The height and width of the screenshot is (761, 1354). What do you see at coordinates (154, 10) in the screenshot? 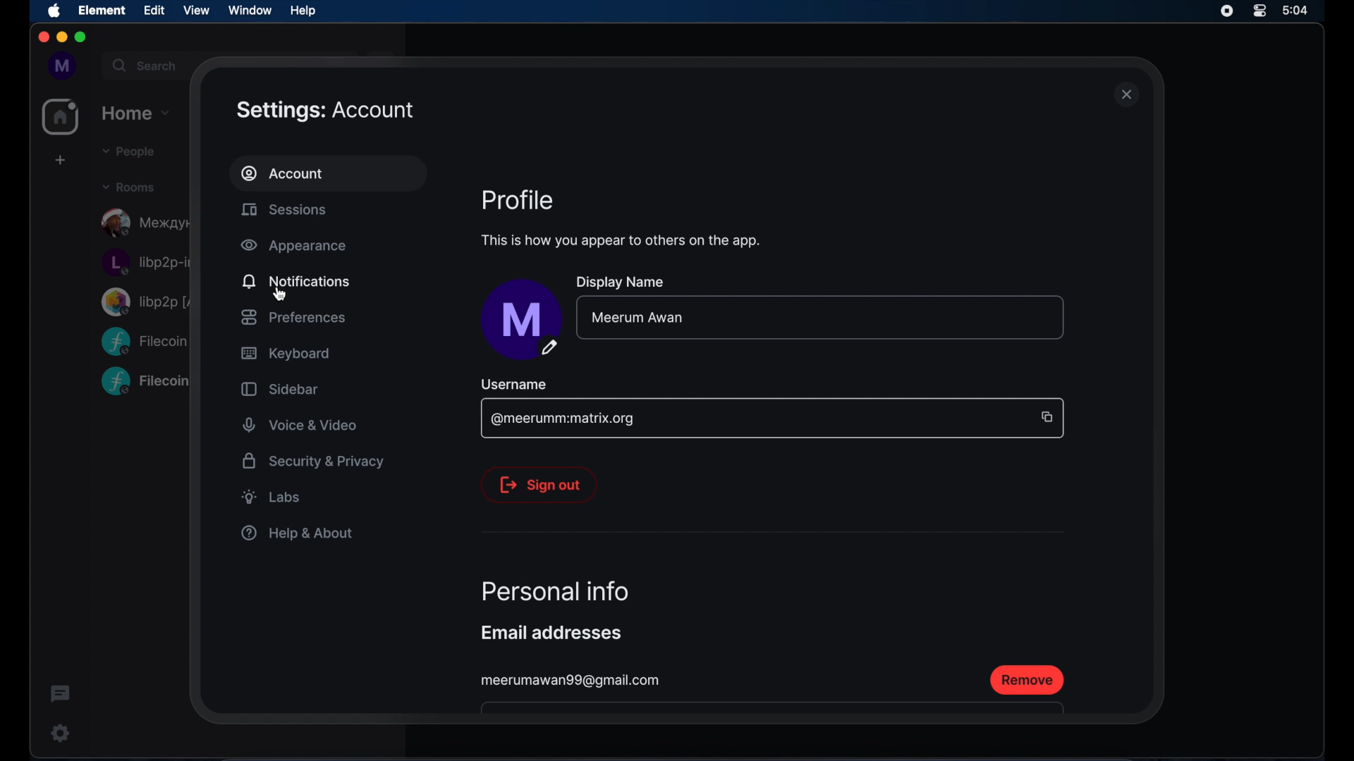
I see `edit` at bounding box center [154, 10].